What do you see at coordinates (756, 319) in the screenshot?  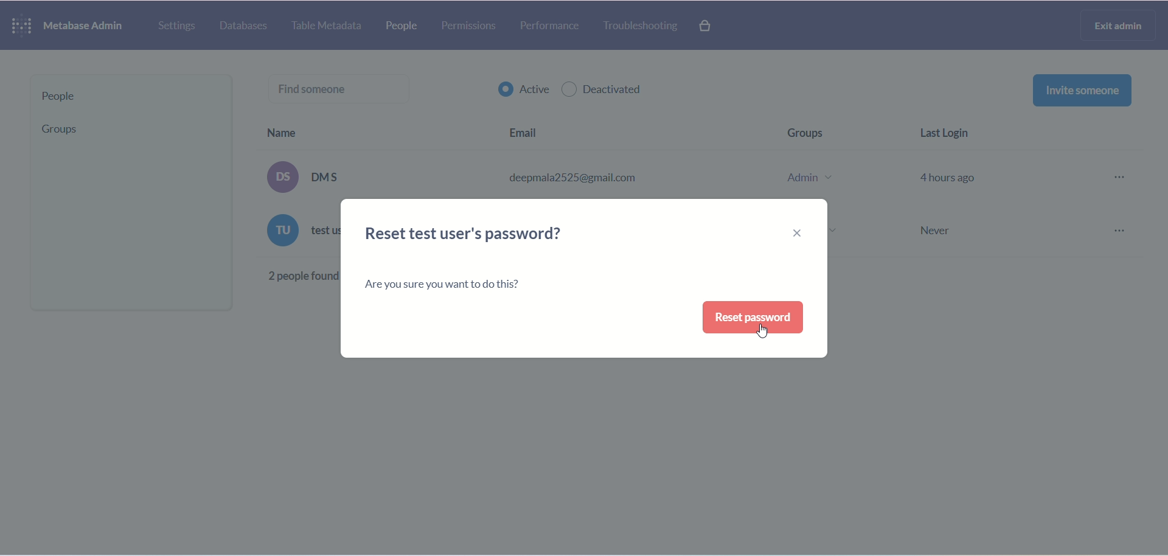 I see `reset password` at bounding box center [756, 319].